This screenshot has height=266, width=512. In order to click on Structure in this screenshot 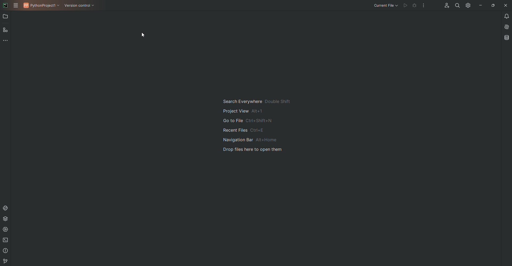, I will do `click(6, 31)`.